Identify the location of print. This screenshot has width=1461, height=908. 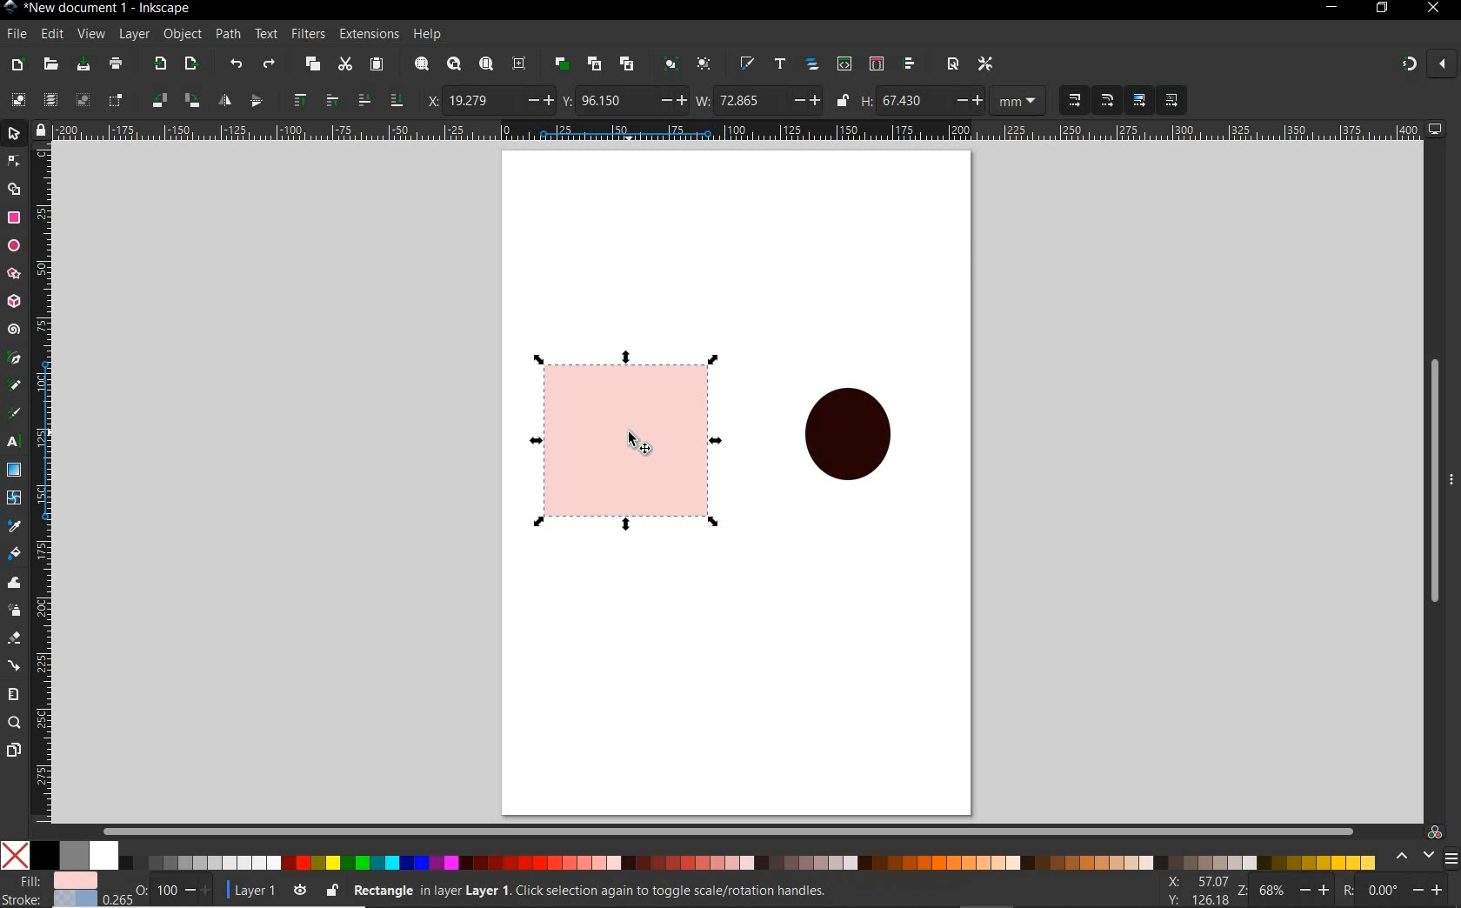
(117, 63).